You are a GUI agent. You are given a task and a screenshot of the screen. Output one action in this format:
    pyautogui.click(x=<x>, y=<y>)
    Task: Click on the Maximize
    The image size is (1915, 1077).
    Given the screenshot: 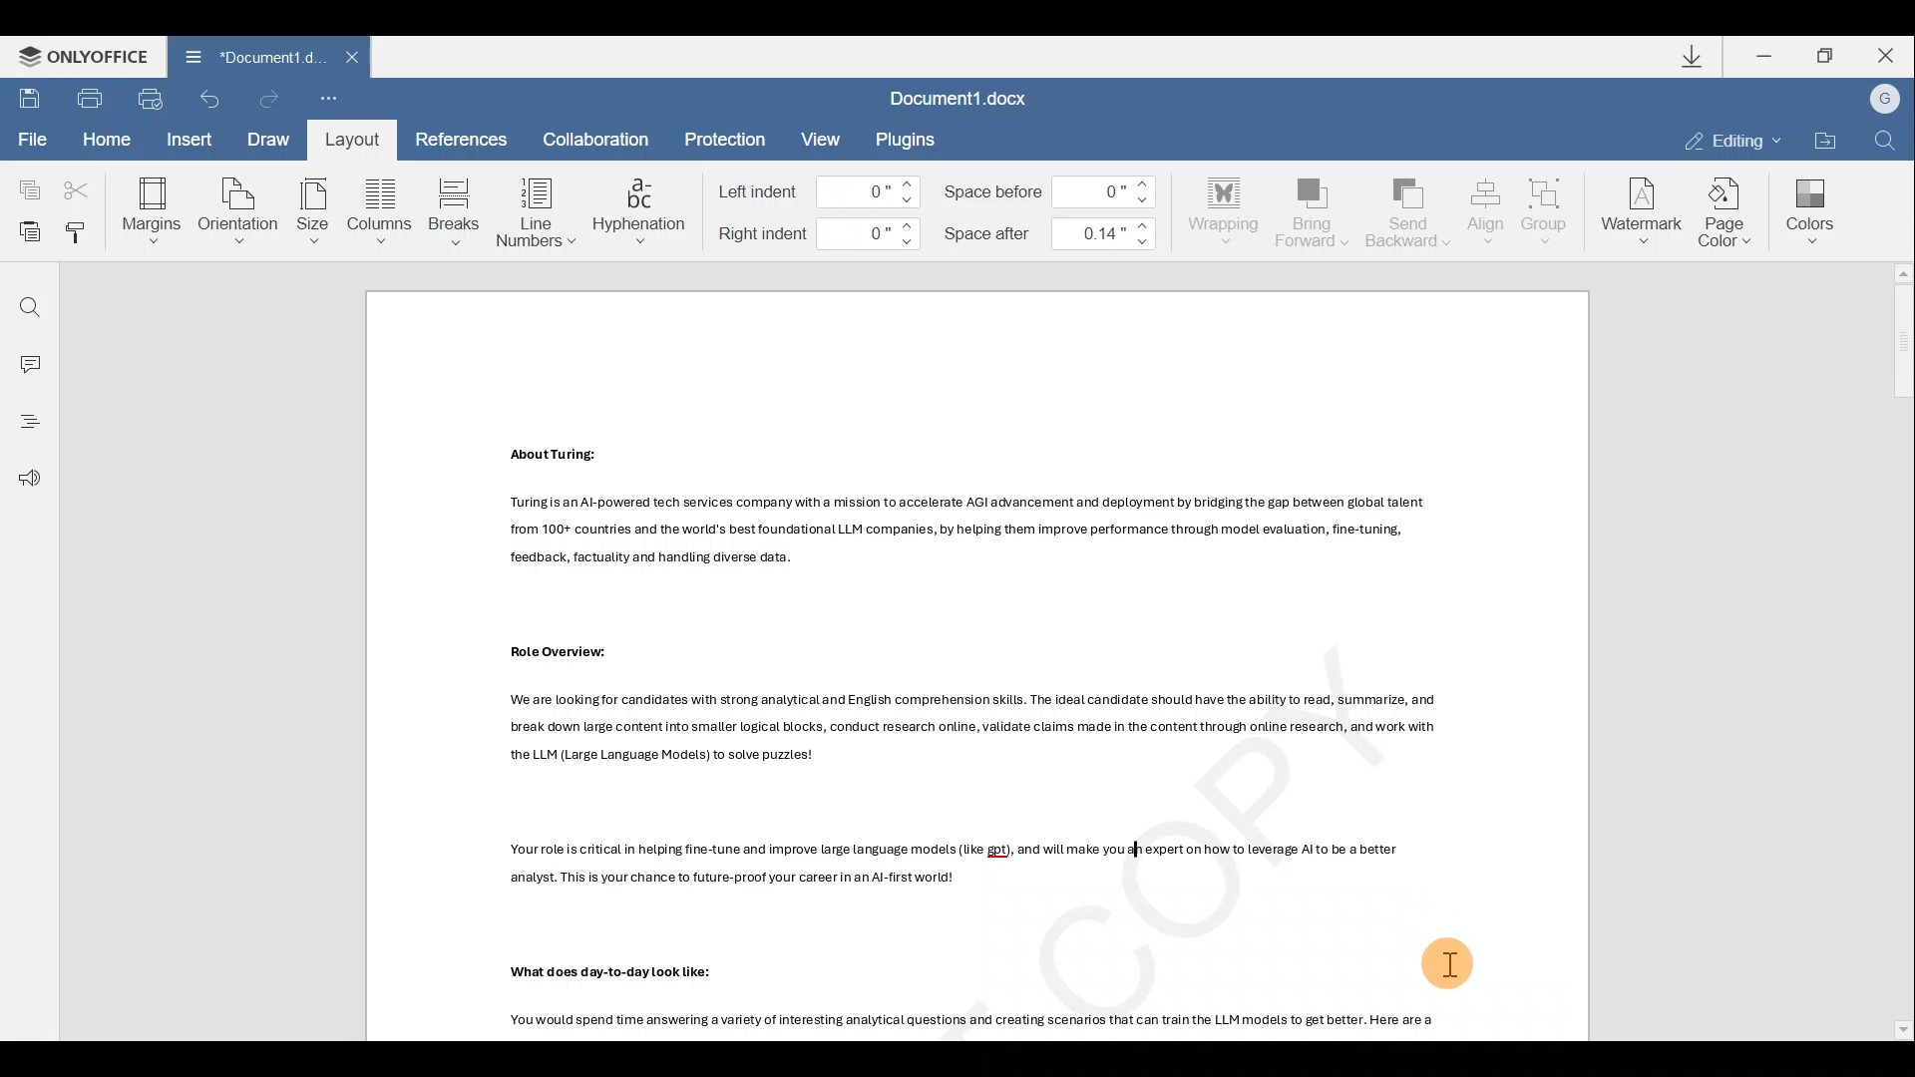 What is the action you would take?
    pyautogui.click(x=1823, y=56)
    